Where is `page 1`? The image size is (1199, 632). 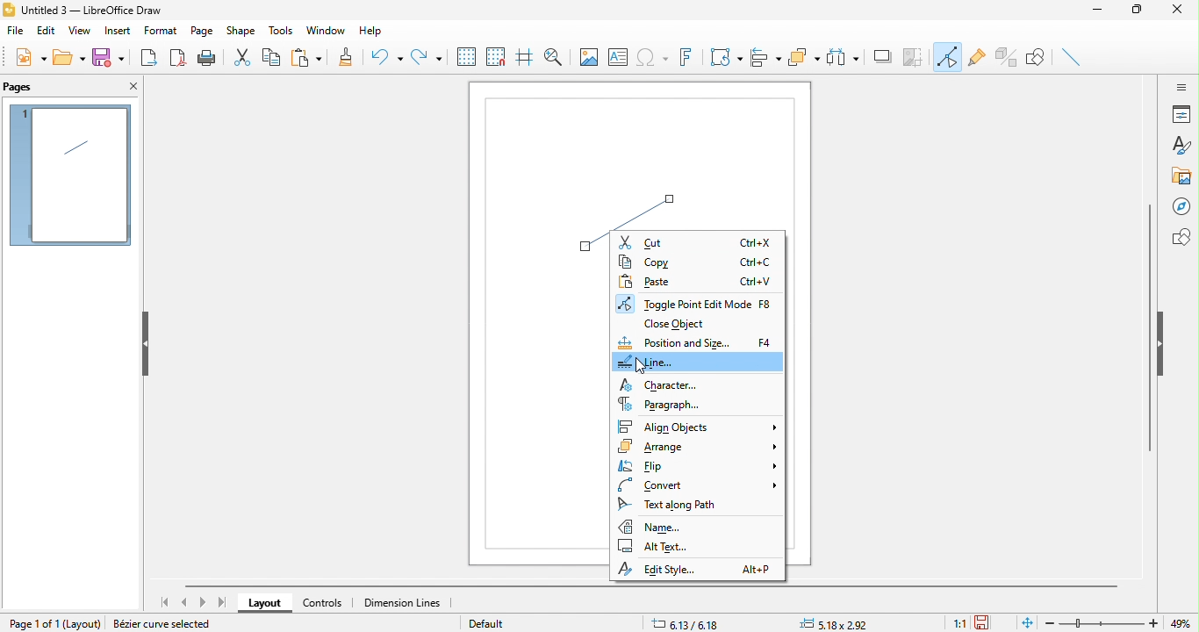
page 1 is located at coordinates (70, 176).